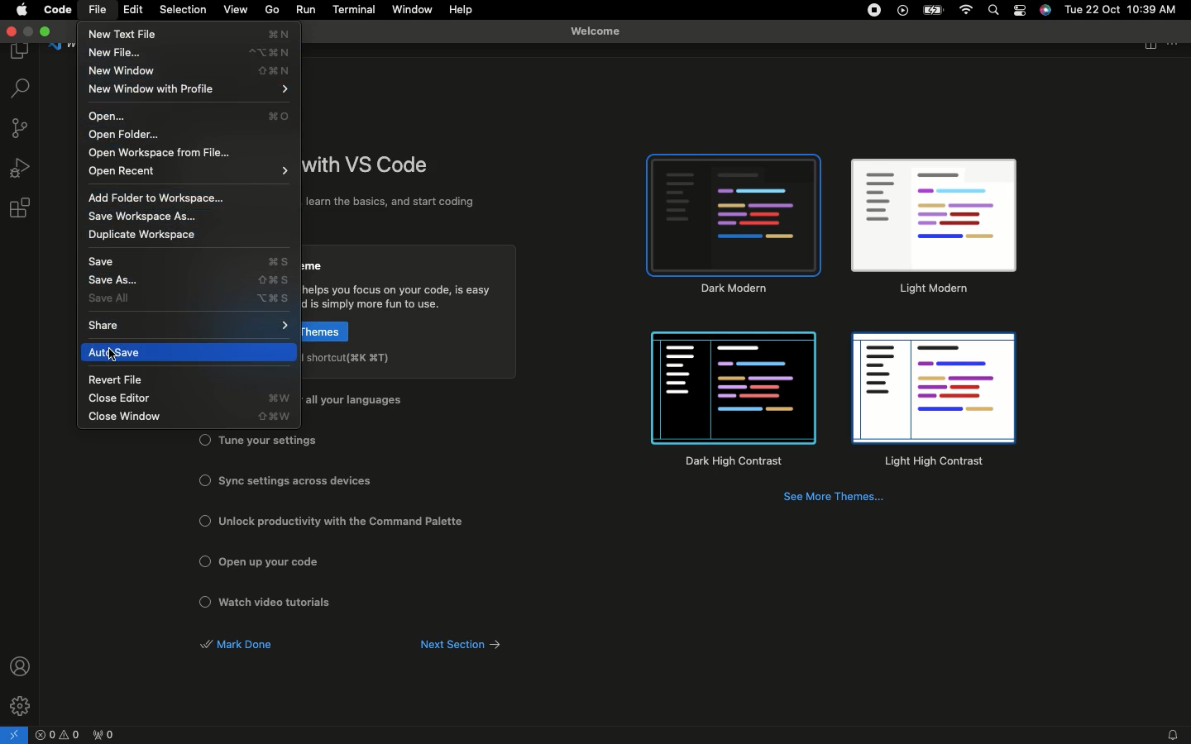 Image resolution: width=1191 pixels, height=744 pixels. What do you see at coordinates (205, 602) in the screenshot?
I see `Checkbox` at bounding box center [205, 602].